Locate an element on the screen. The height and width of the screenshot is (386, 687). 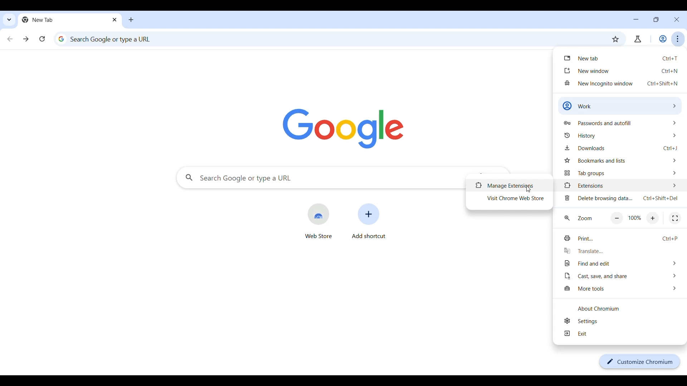
Close interface is located at coordinates (677, 19).